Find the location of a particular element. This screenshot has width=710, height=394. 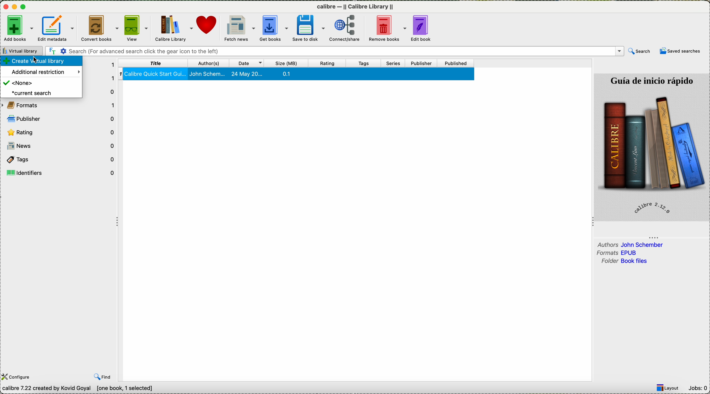

date is located at coordinates (250, 63).